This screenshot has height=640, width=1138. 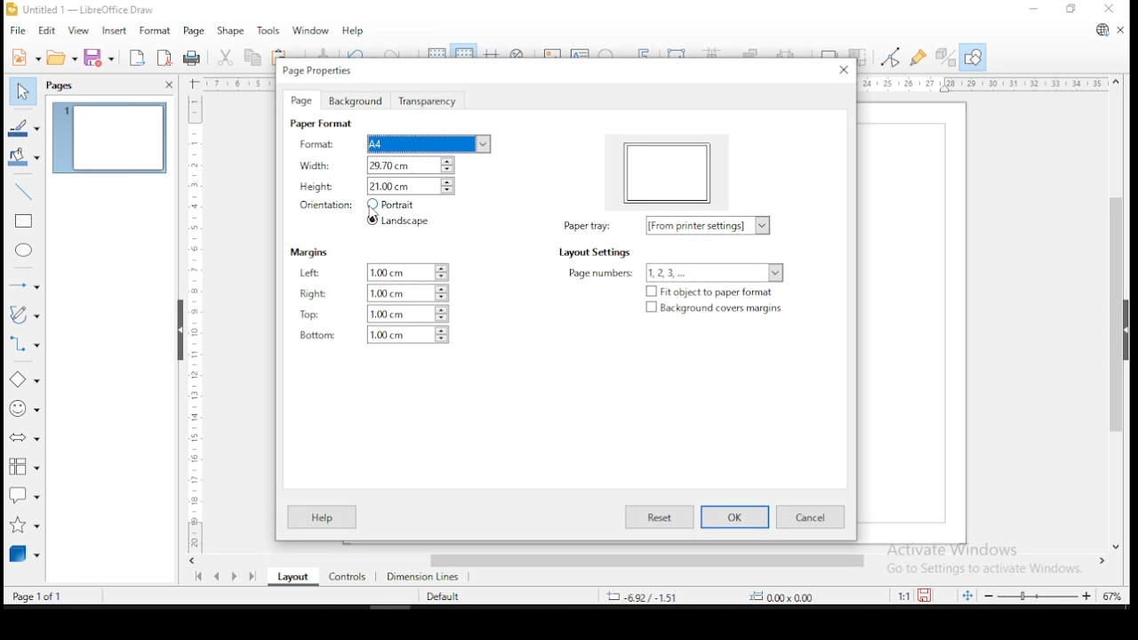 I want to click on zoom factor, so click(x=1113, y=595).